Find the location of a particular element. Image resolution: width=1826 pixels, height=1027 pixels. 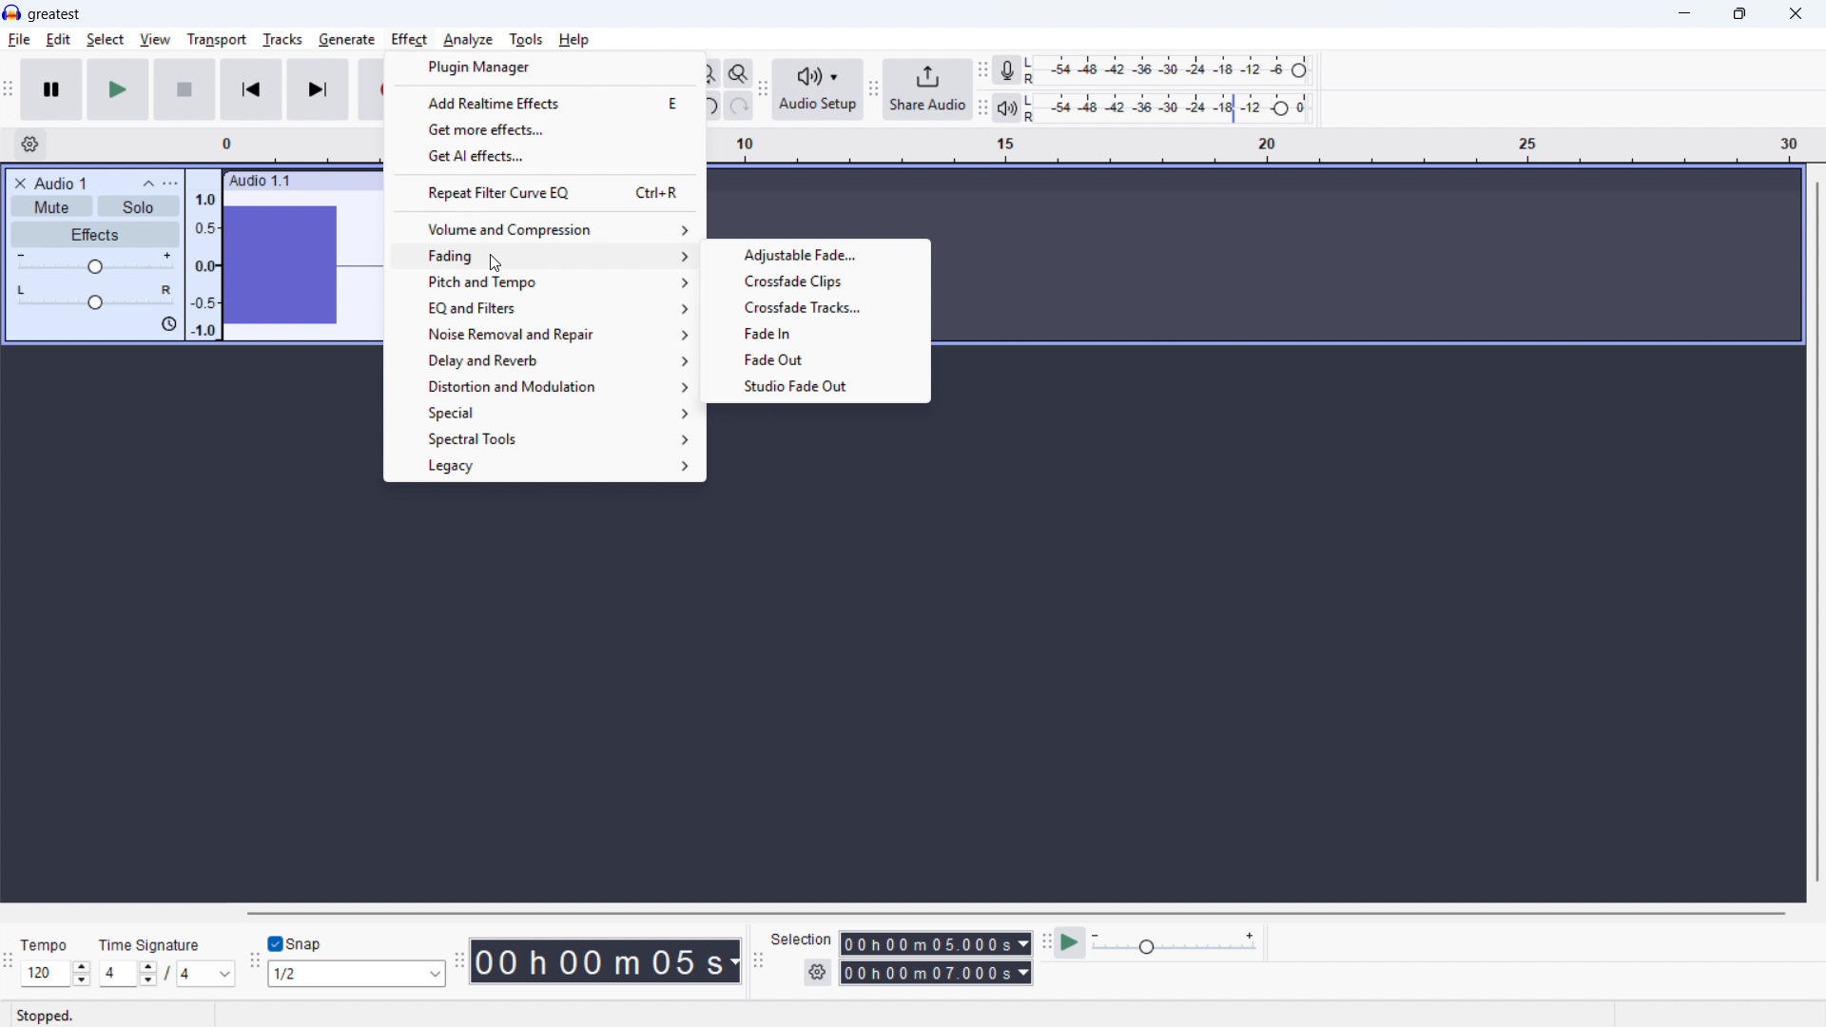

Mute  is located at coordinates (51, 205).